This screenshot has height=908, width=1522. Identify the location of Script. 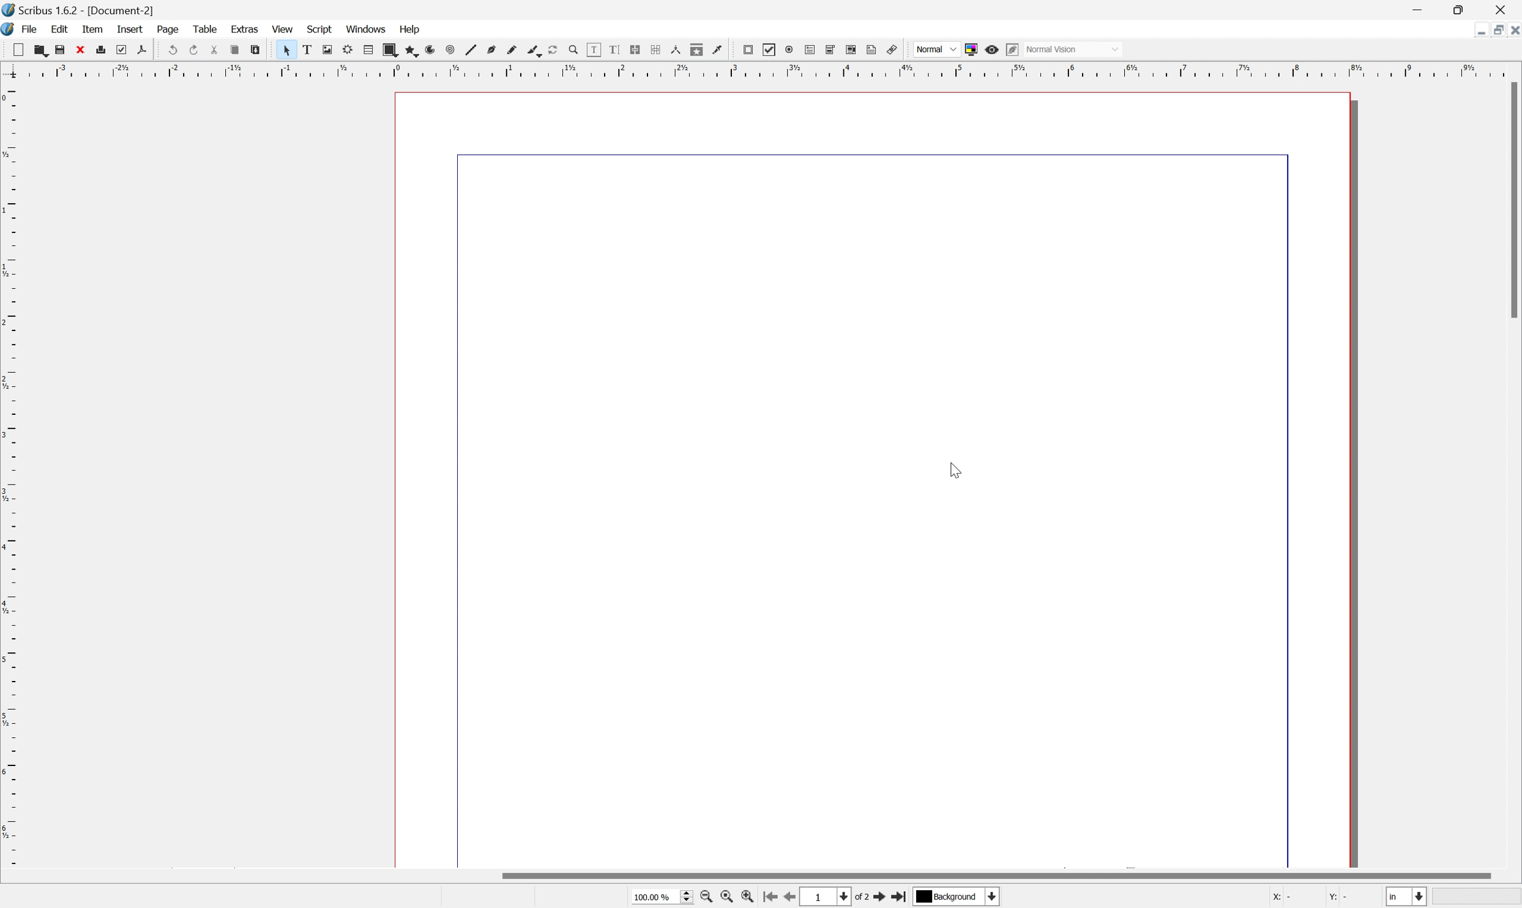
(319, 30).